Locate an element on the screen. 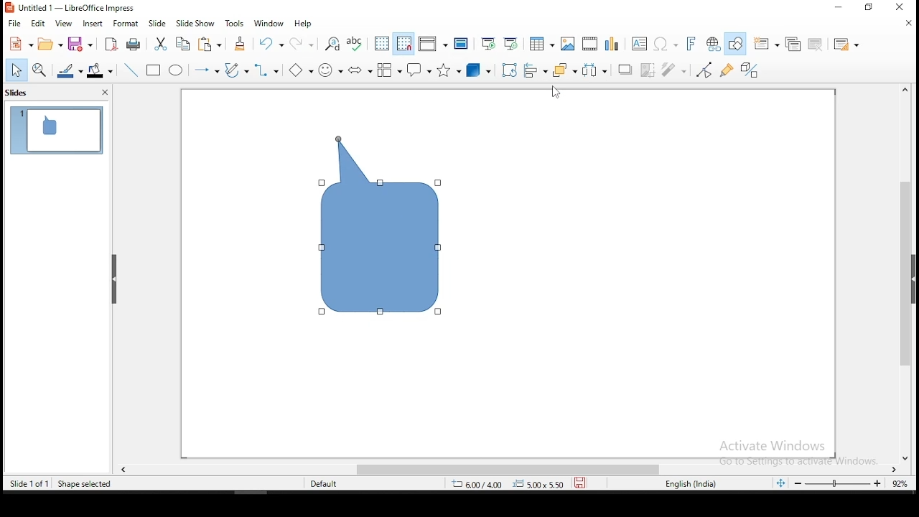 This screenshot has width=919, height=517. insert audio or video is located at coordinates (588, 44).